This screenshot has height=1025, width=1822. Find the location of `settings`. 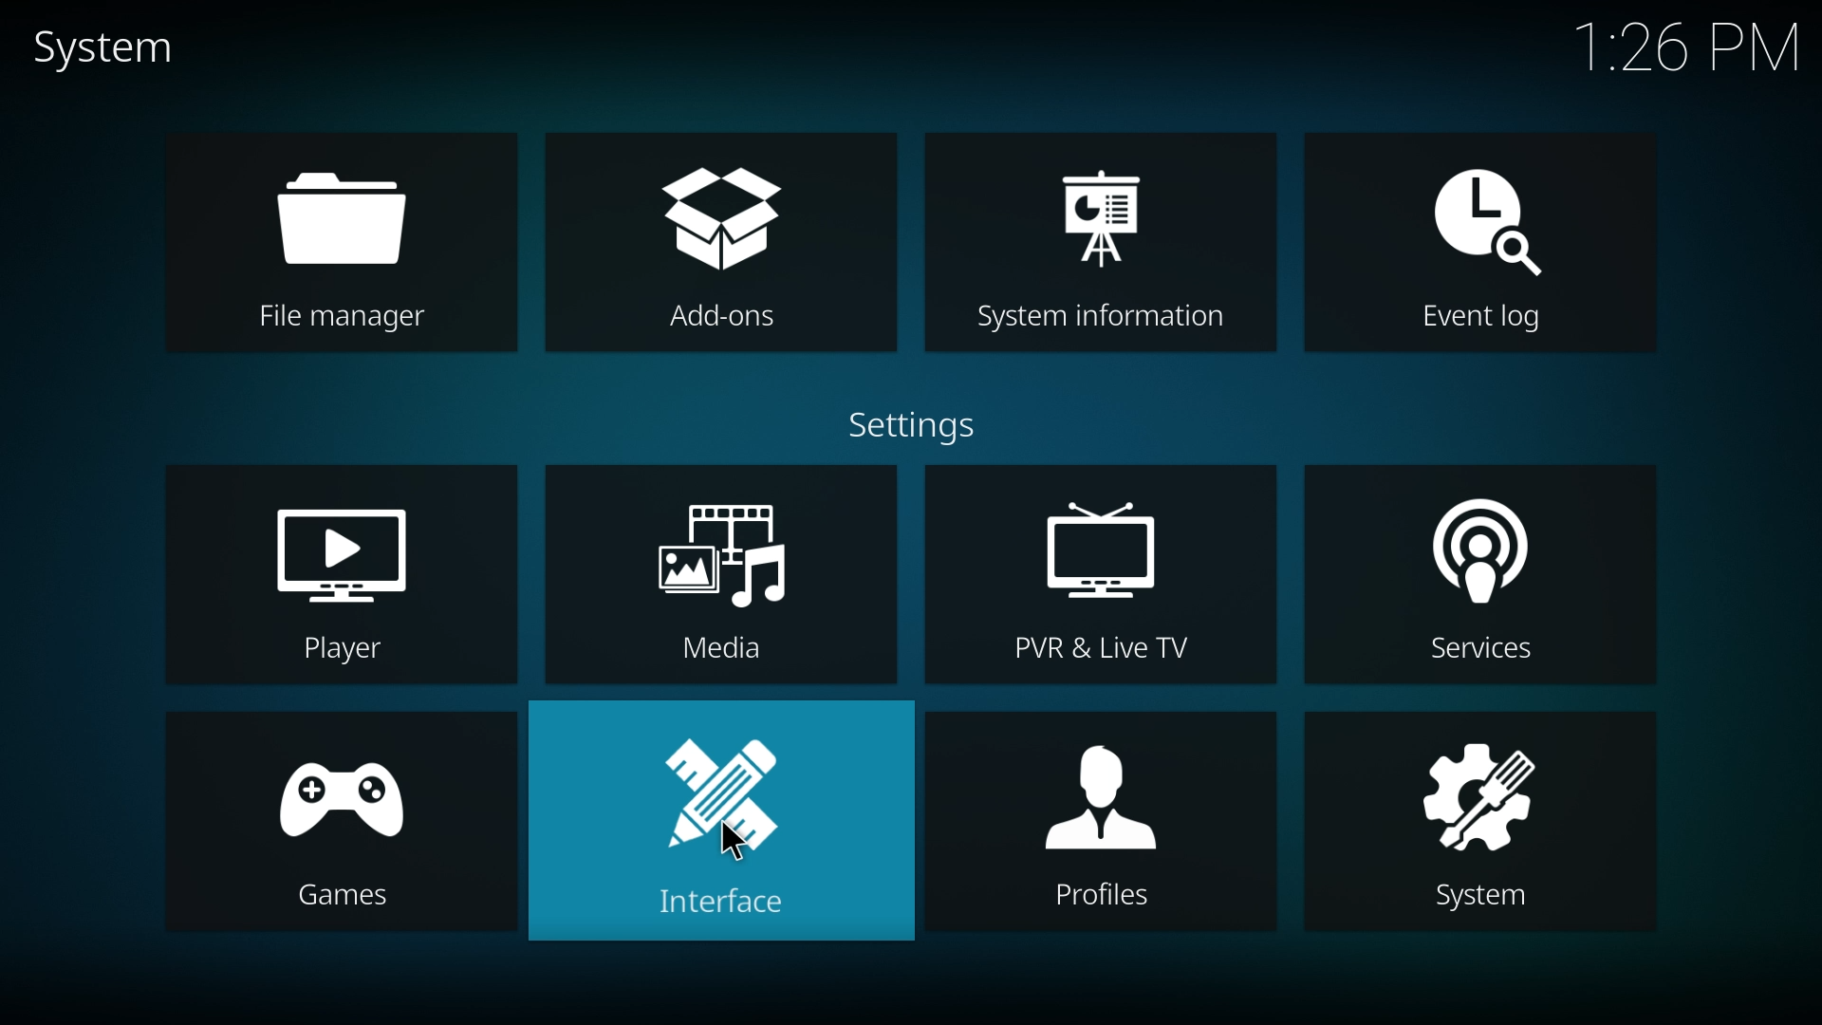

settings is located at coordinates (917, 421).